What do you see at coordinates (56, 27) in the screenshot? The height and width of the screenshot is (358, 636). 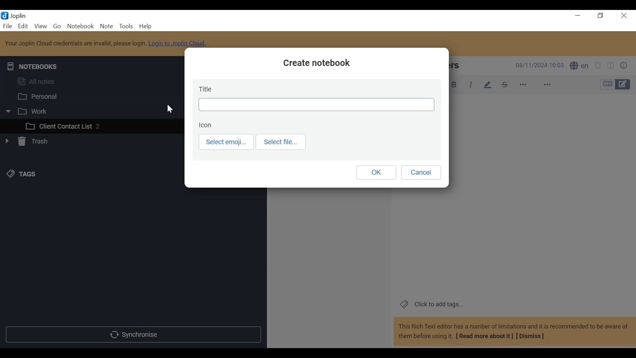 I see `Go` at bounding box center [56, 27].